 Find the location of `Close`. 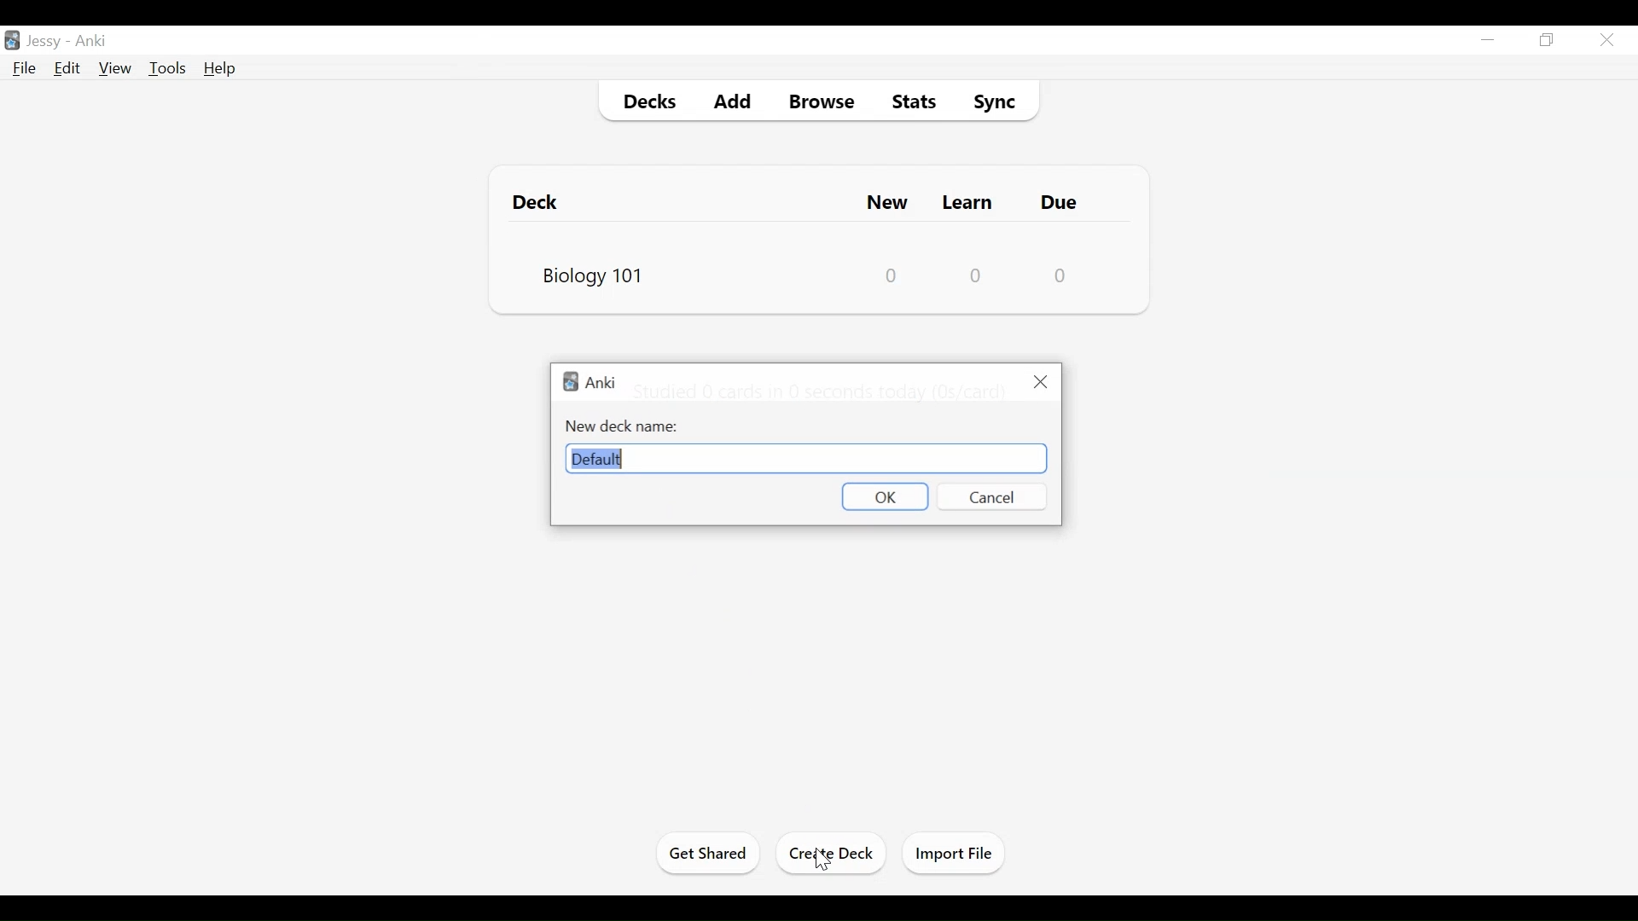

Close is located at coordinates (1038, 382).